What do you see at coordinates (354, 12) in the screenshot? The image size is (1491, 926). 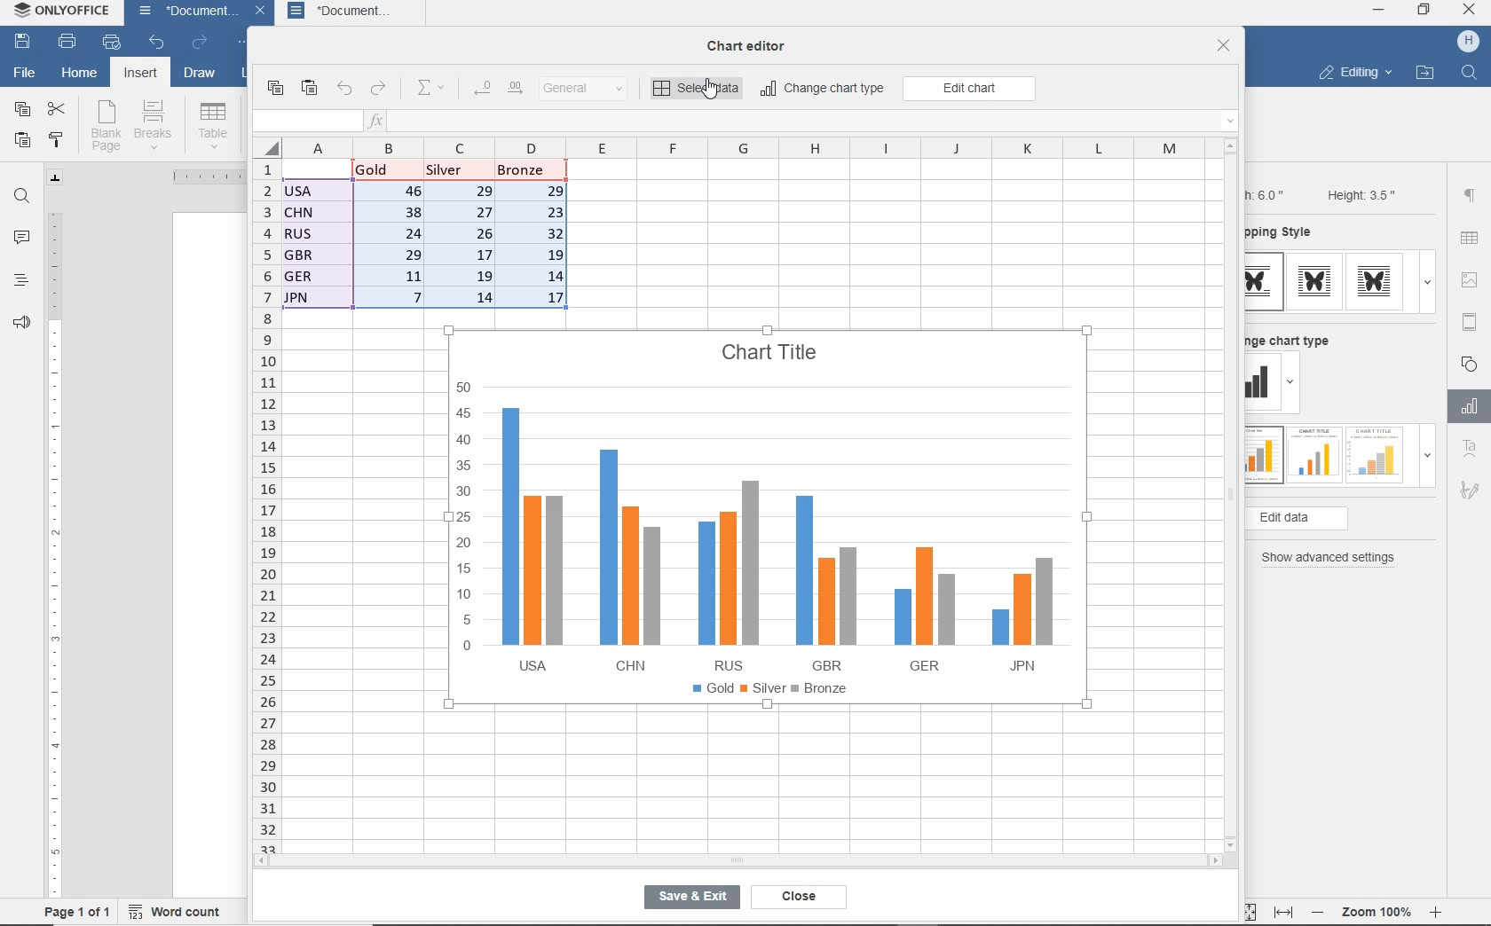 I see `document` at bounding box center [354, 12].